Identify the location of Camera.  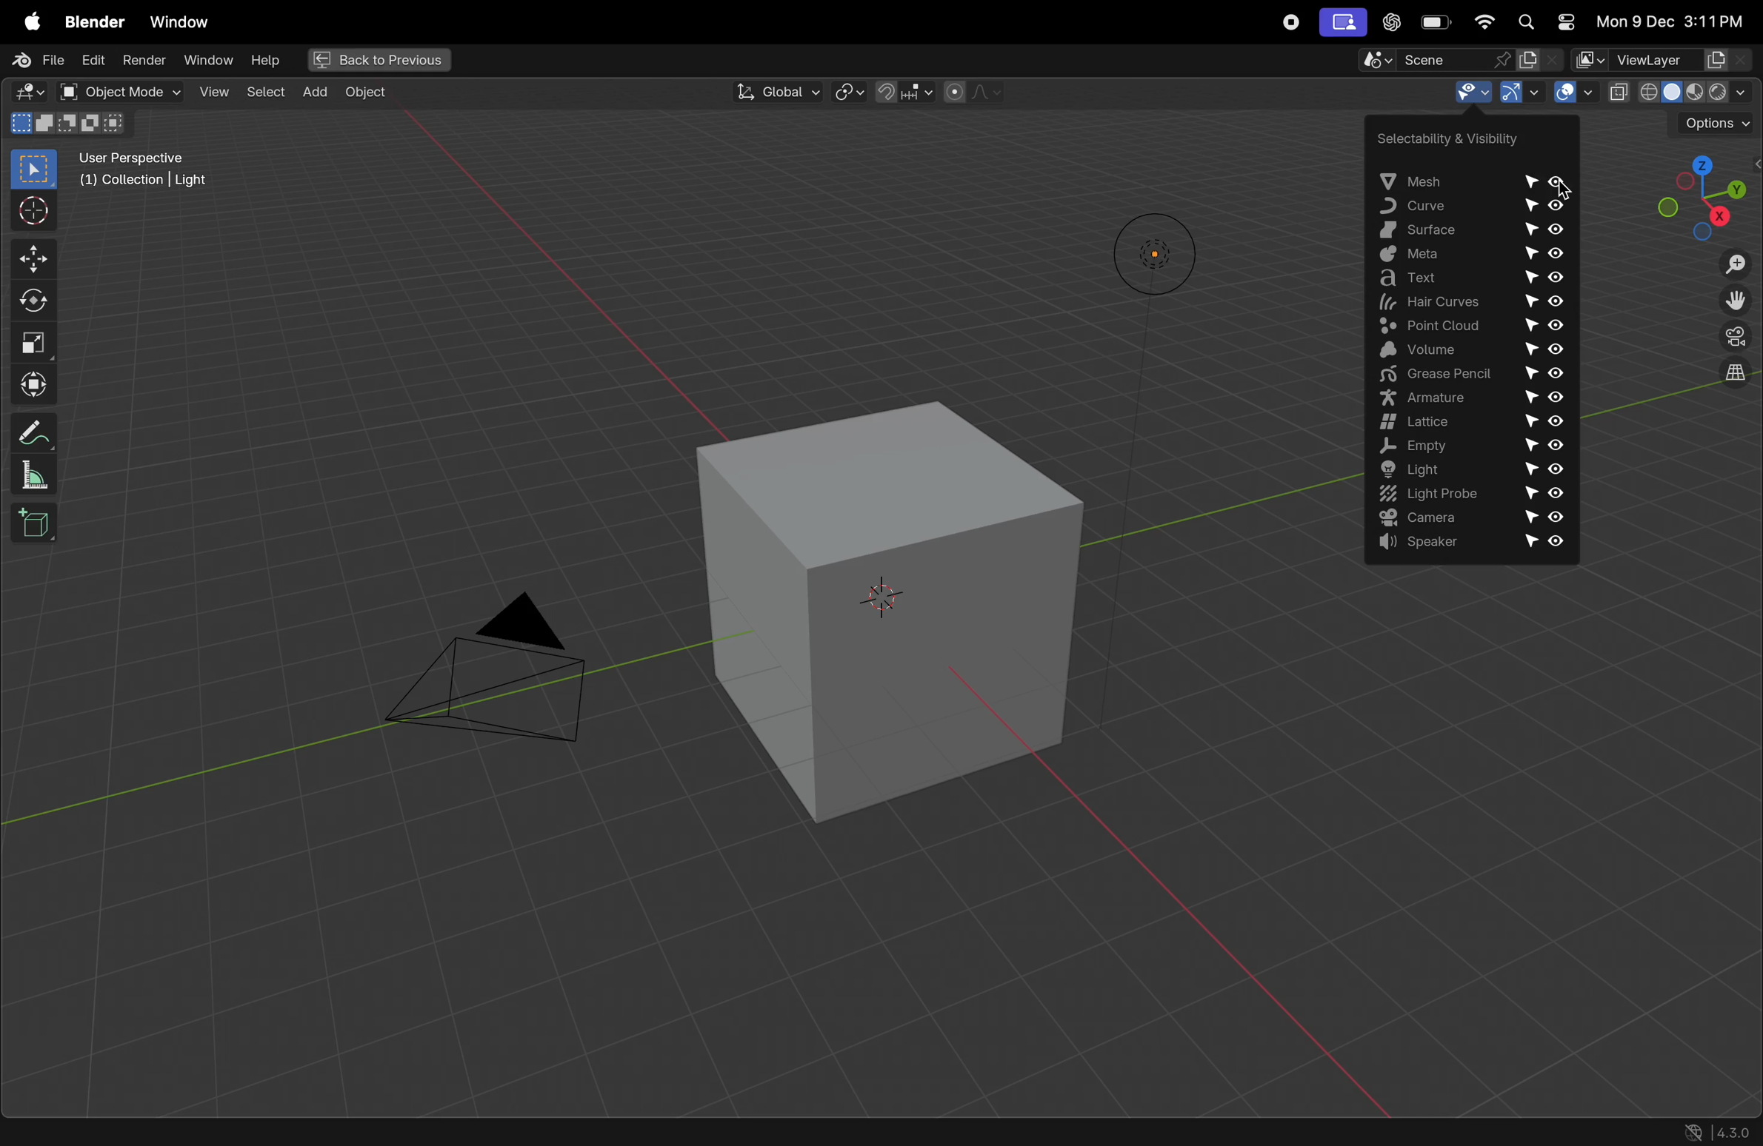
(1476, 519).